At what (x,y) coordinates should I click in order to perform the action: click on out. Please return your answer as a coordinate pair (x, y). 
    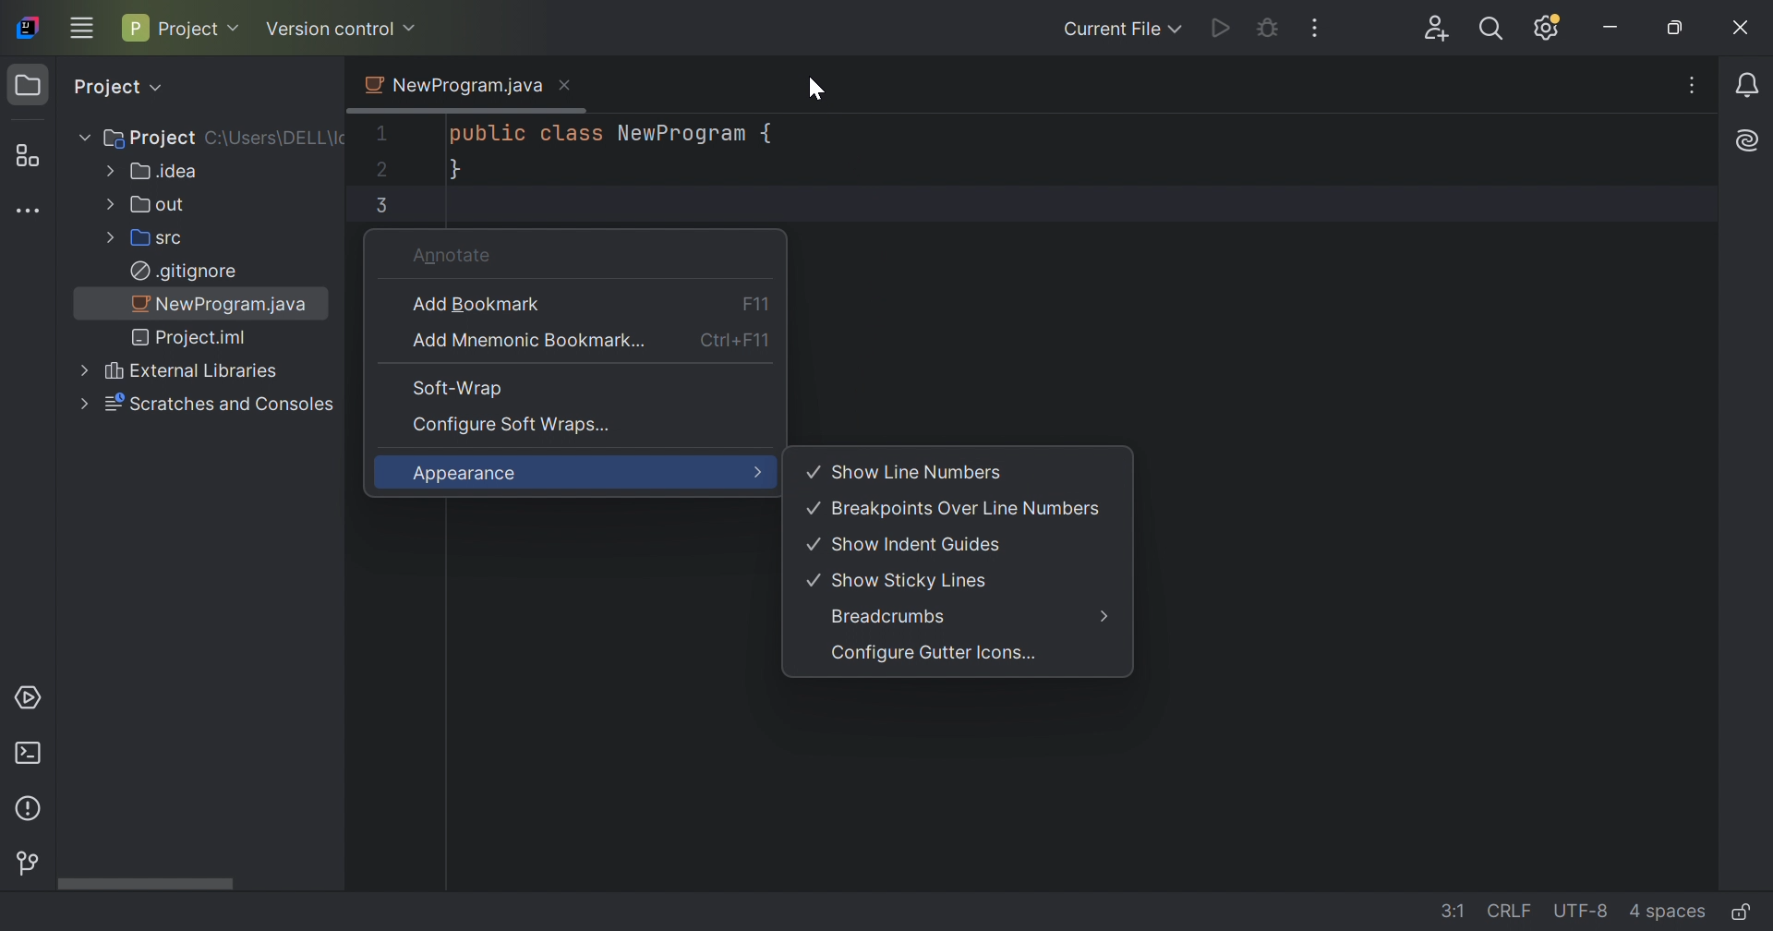
    Looking at the image, I should click on (159, 203).